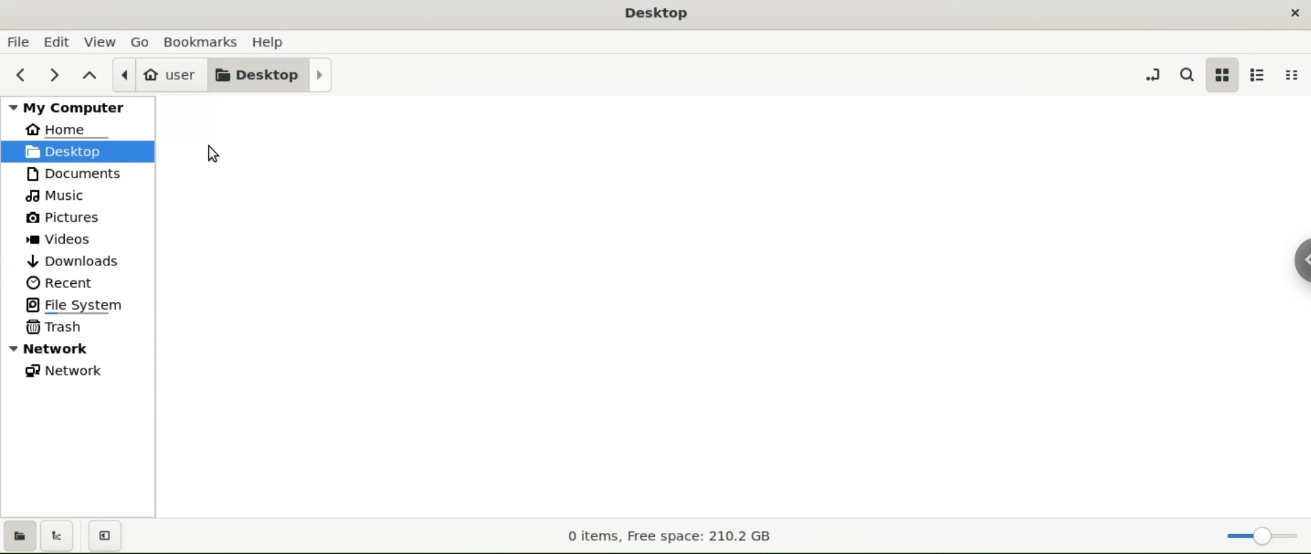  I want to click on desktop, so click(78, 151).